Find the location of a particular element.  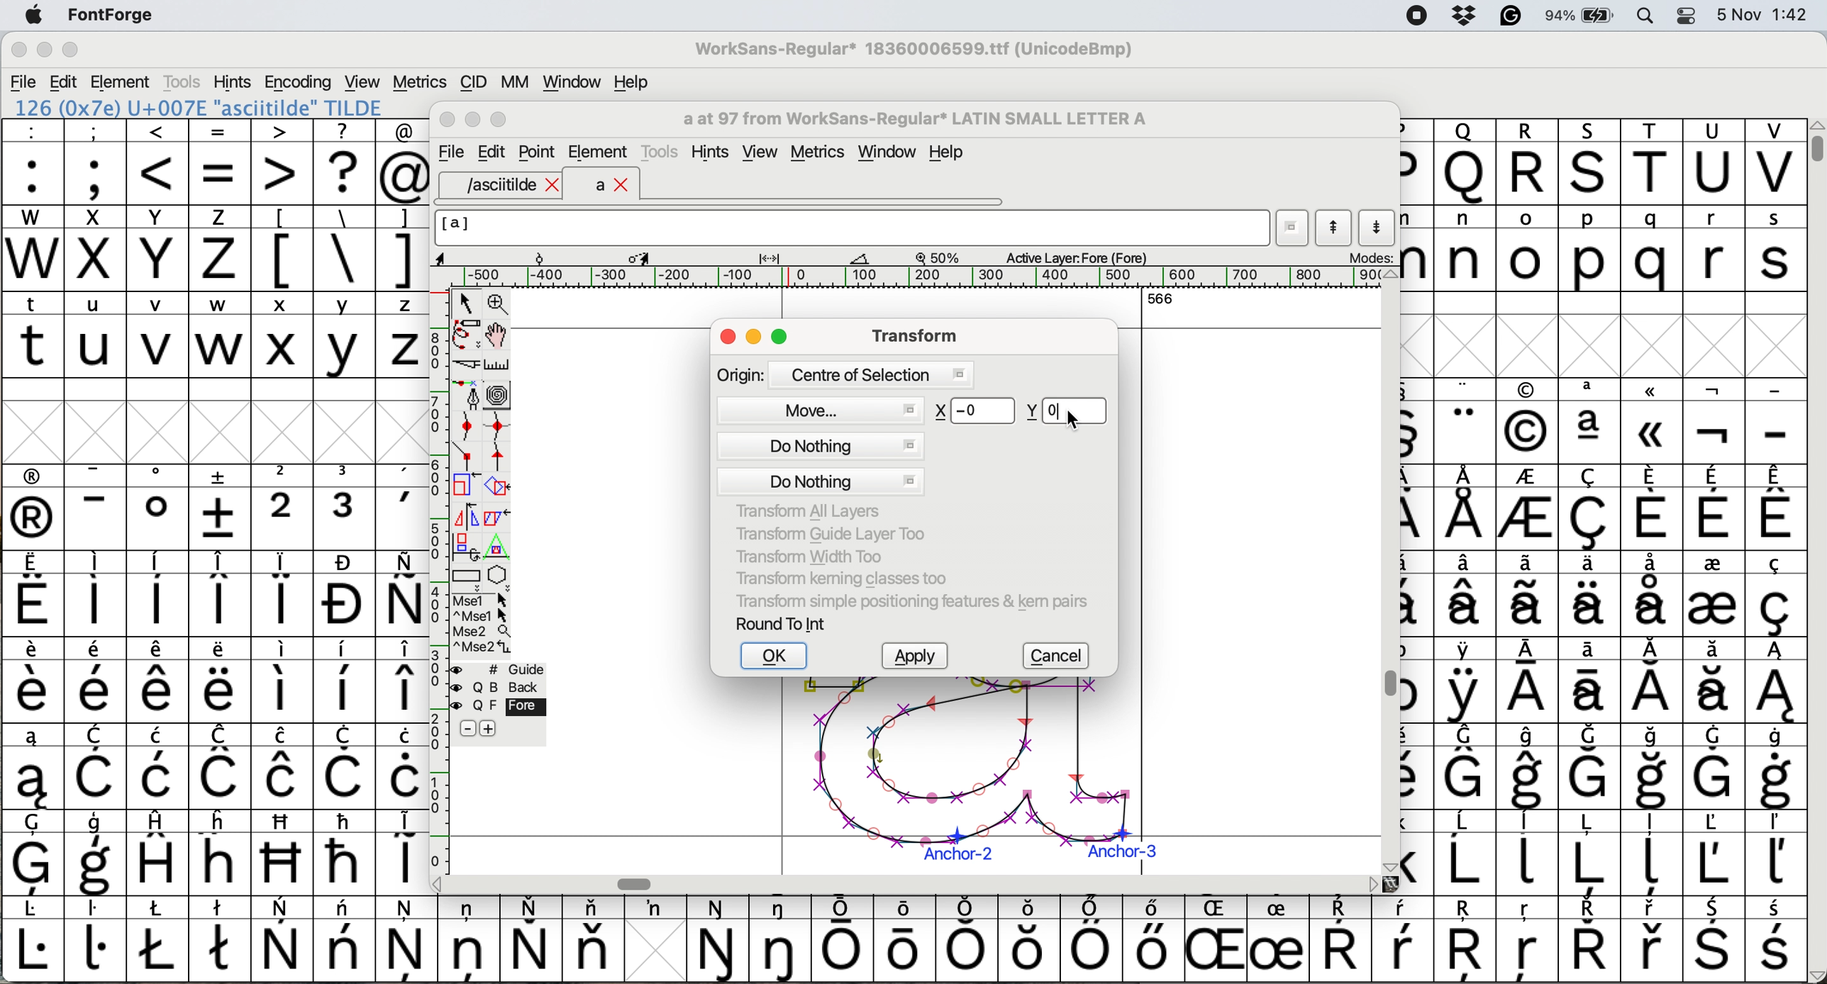

p is located at coordinates (1590, 251).